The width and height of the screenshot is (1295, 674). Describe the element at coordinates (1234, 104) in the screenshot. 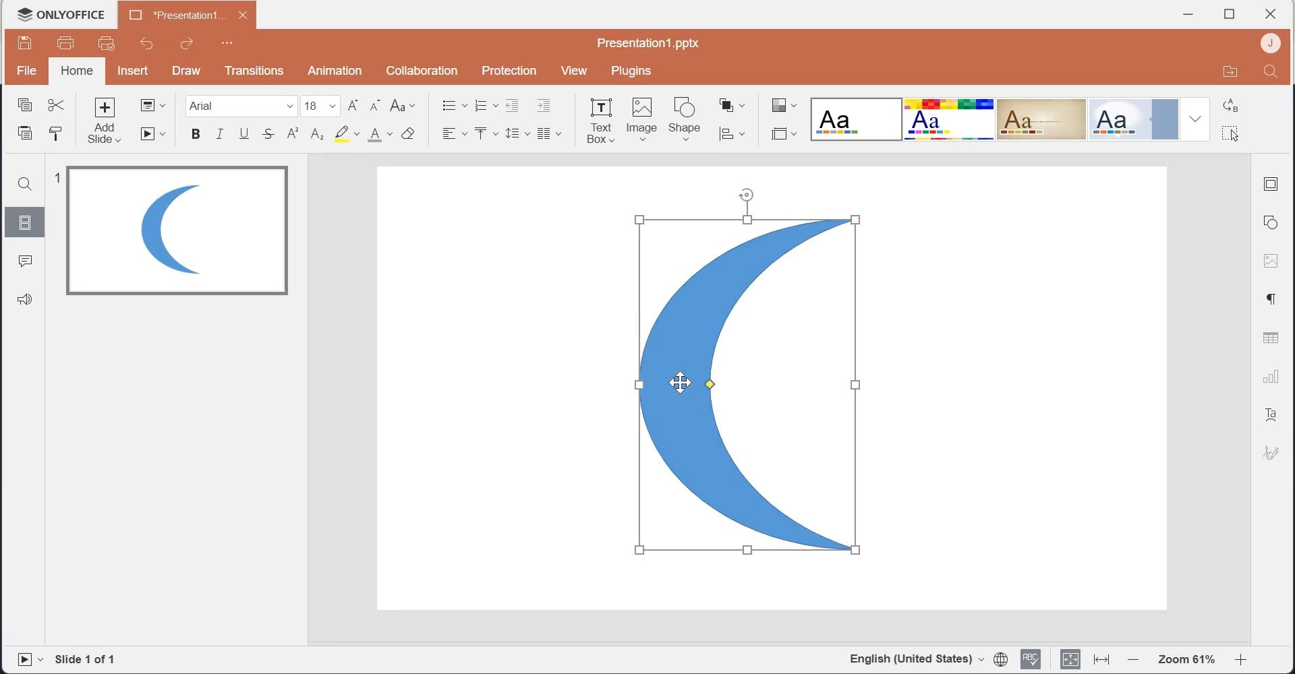

I see `Replace` at that location.